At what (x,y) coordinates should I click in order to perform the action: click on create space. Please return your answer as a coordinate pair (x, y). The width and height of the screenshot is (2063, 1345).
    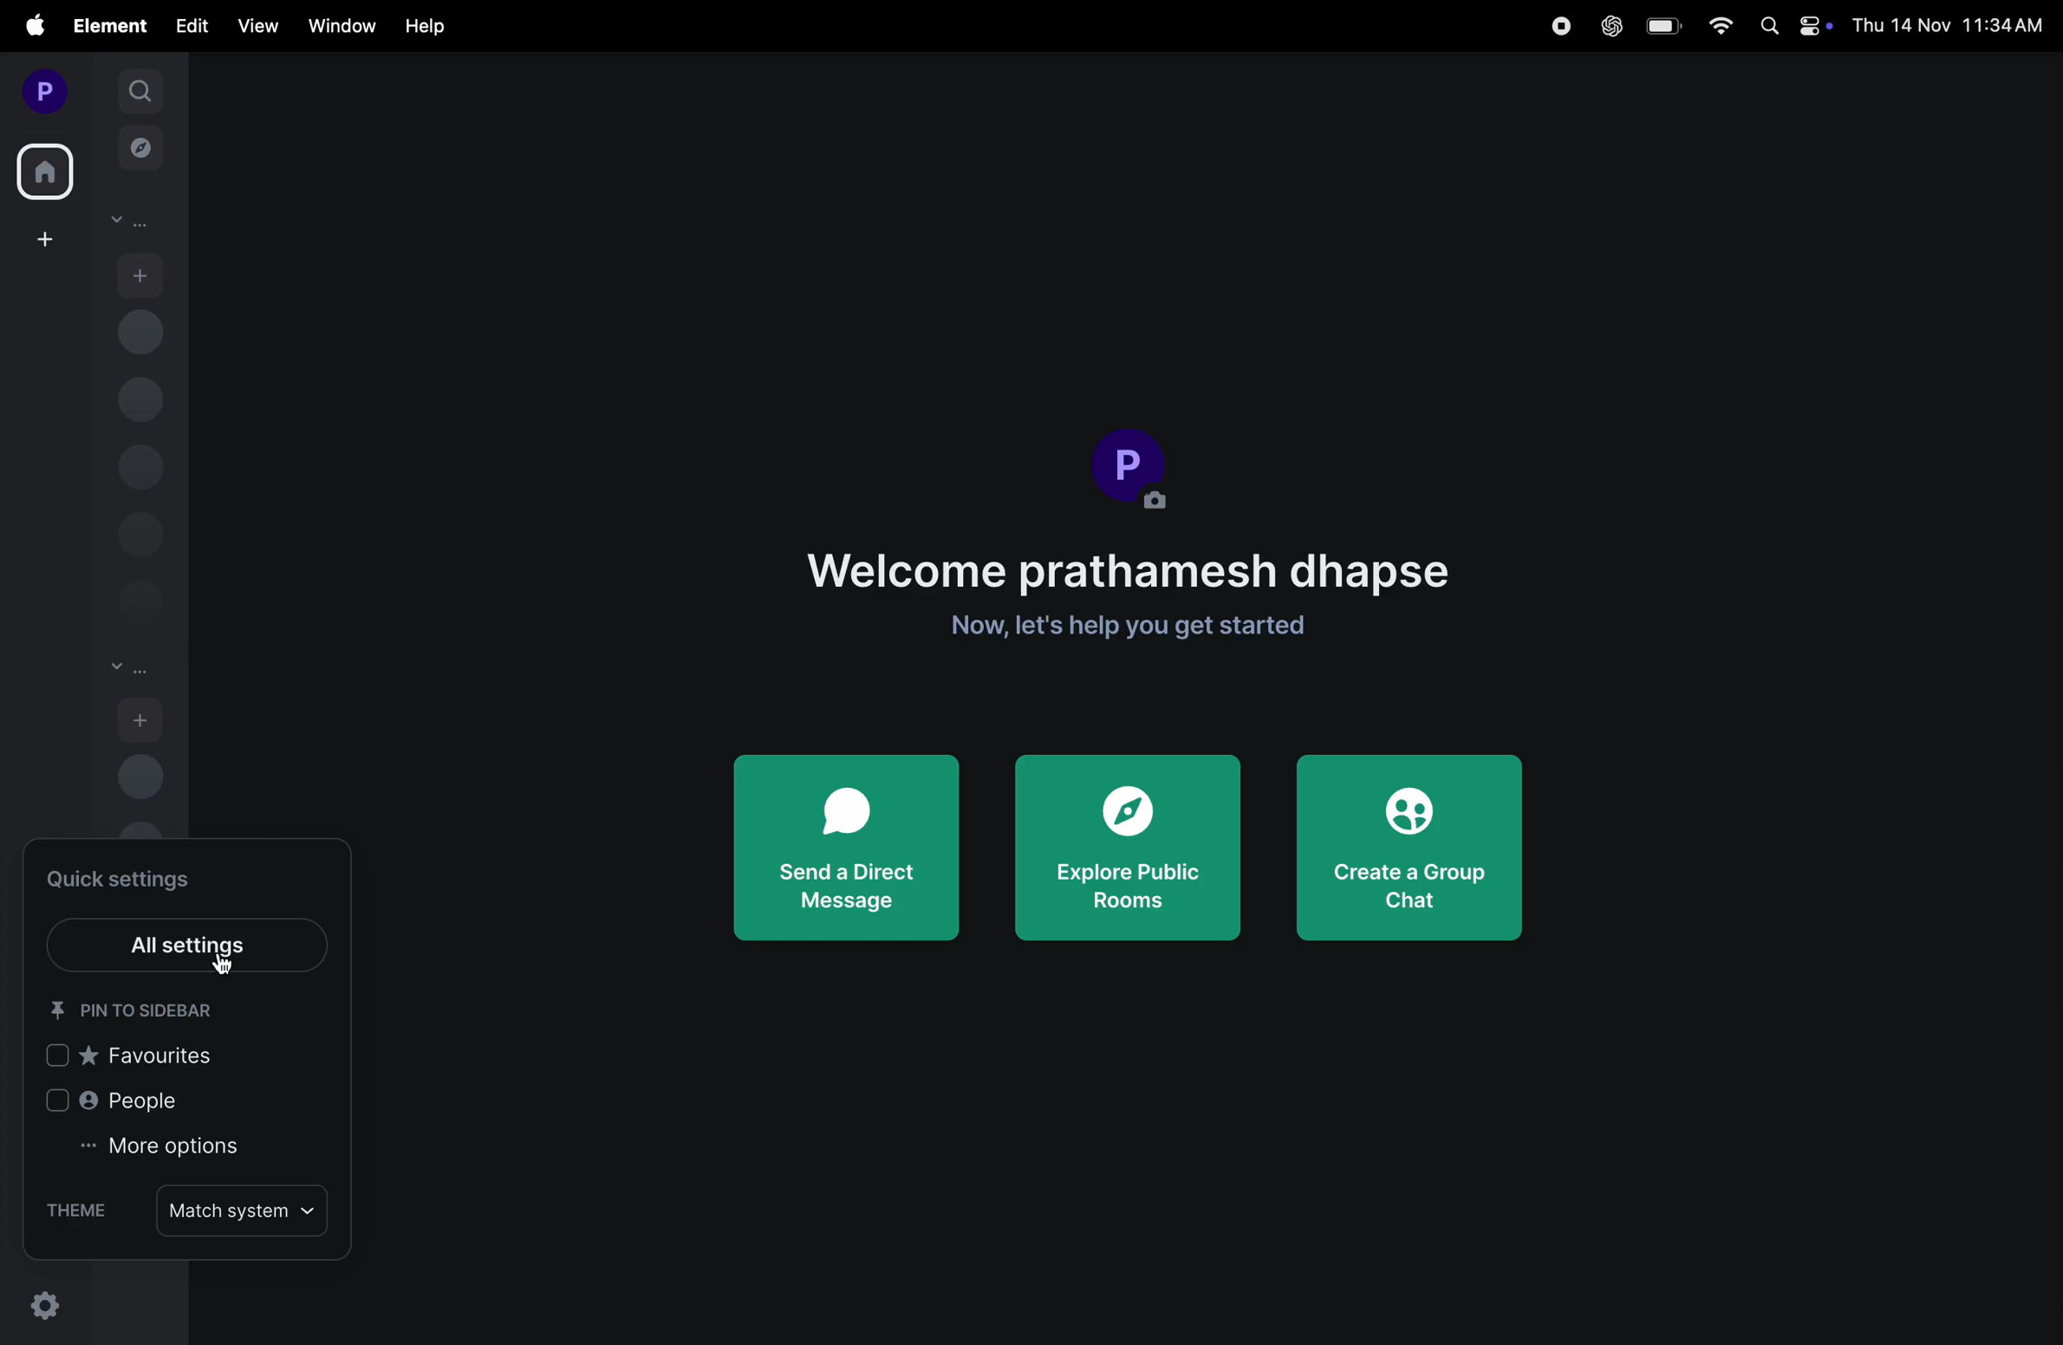
    Looking at the image, I should click on (42, 238).